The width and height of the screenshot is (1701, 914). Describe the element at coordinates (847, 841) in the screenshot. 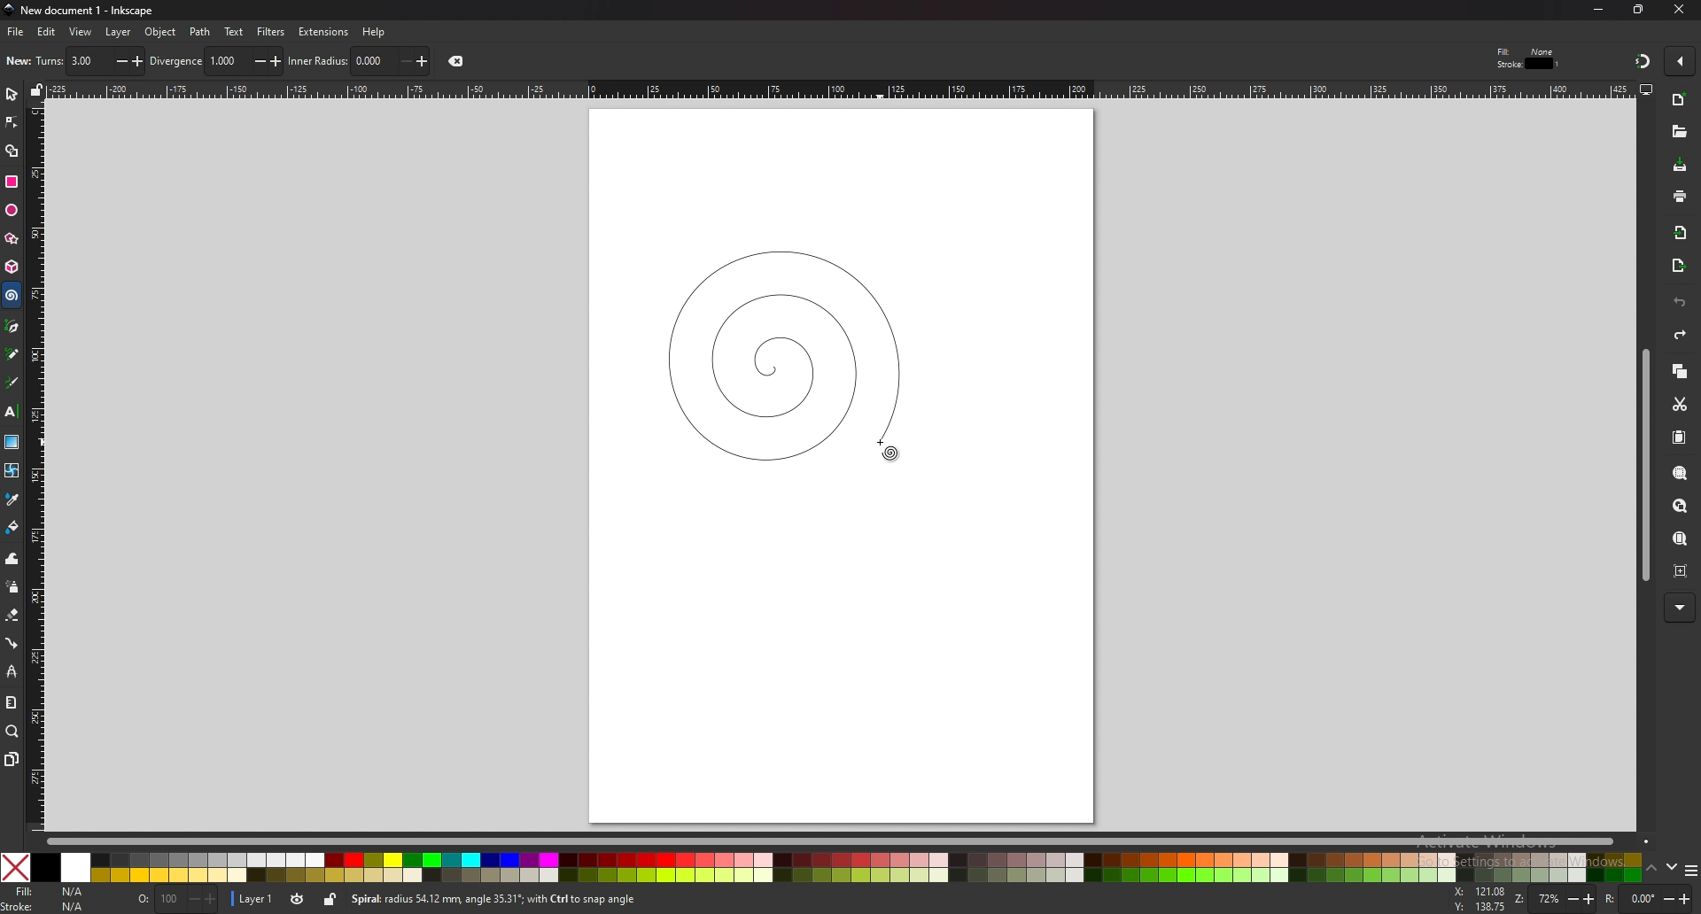

I see `scroll bar` at that location.